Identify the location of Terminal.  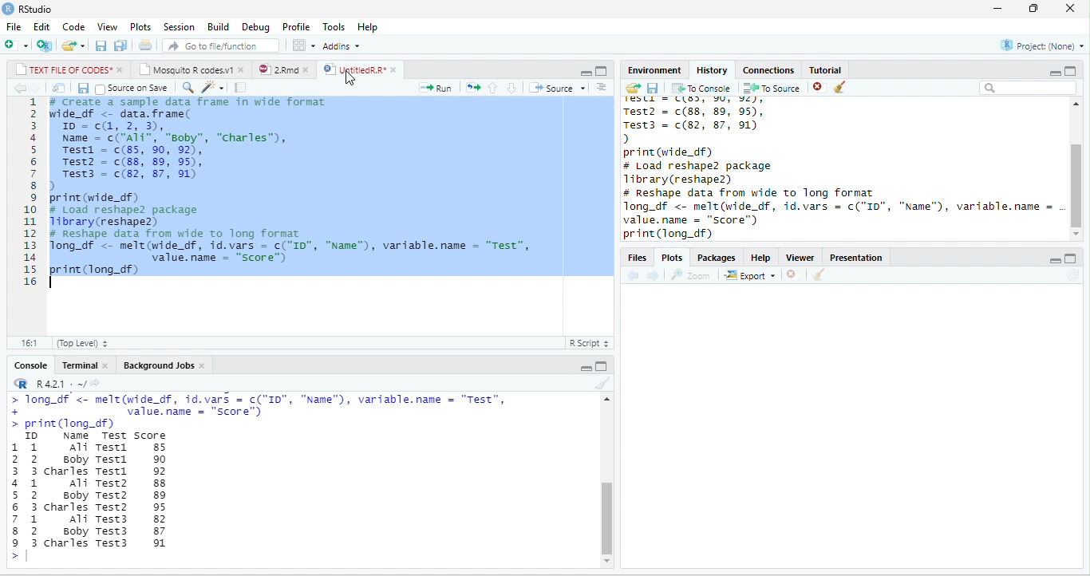
(78, 365).